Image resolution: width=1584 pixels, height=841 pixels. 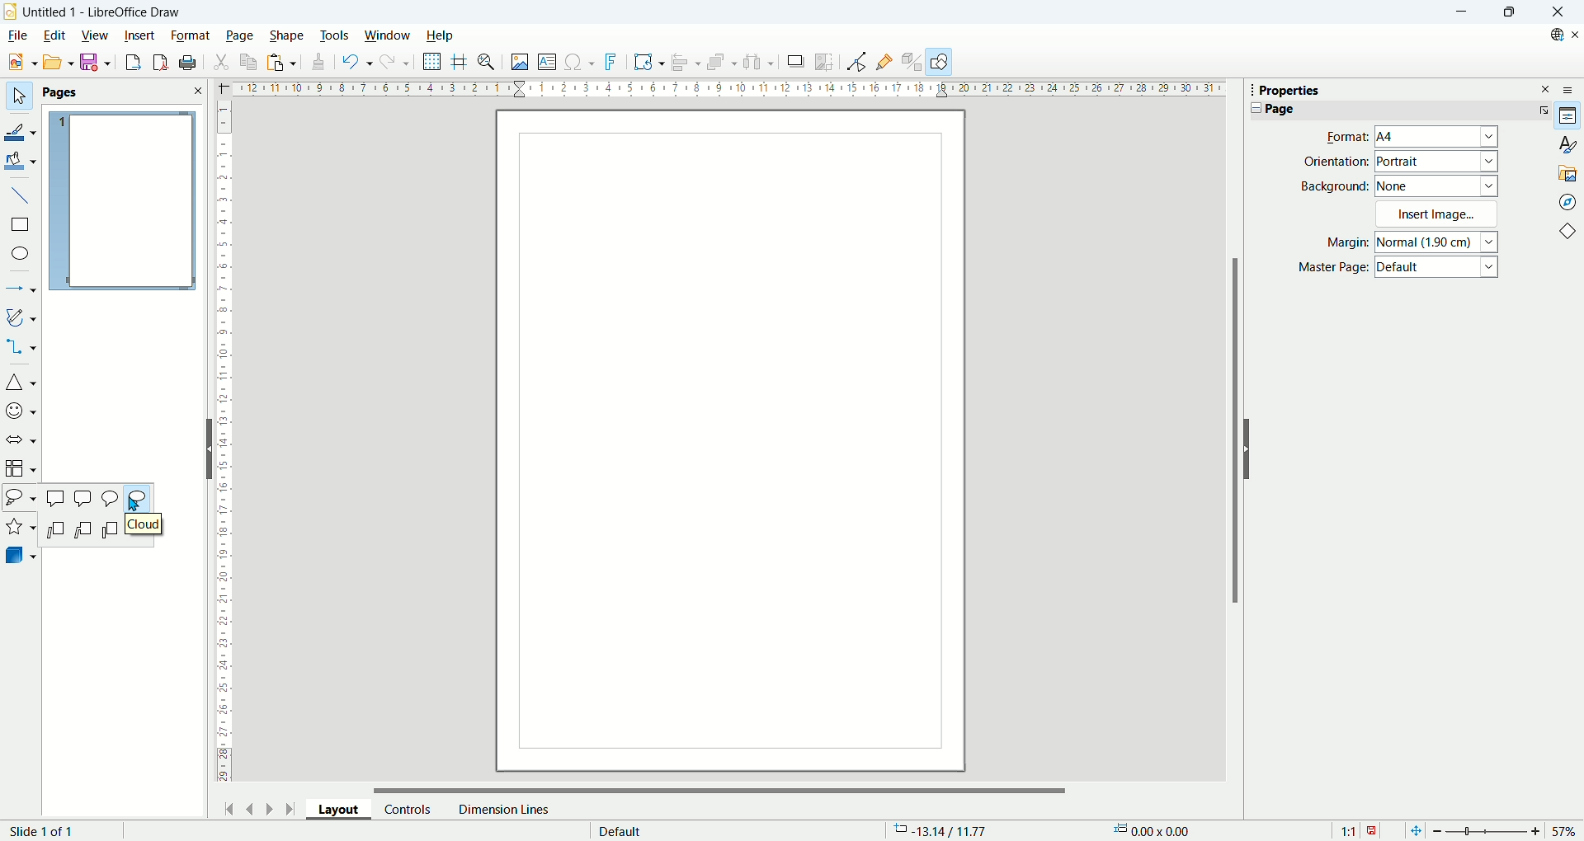 I want to click on page, so click(x=240, y=36).